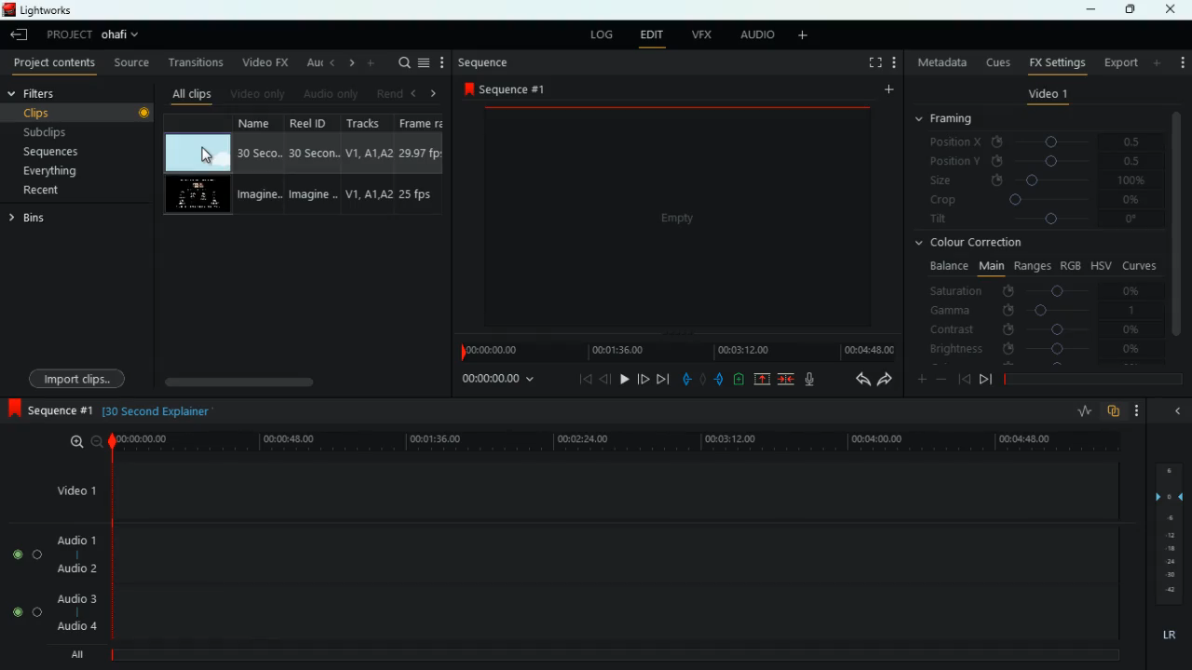  What do you see at coordinates (808, 381) in the screenshot?
I see `mic` at bounding box center [808, 381].